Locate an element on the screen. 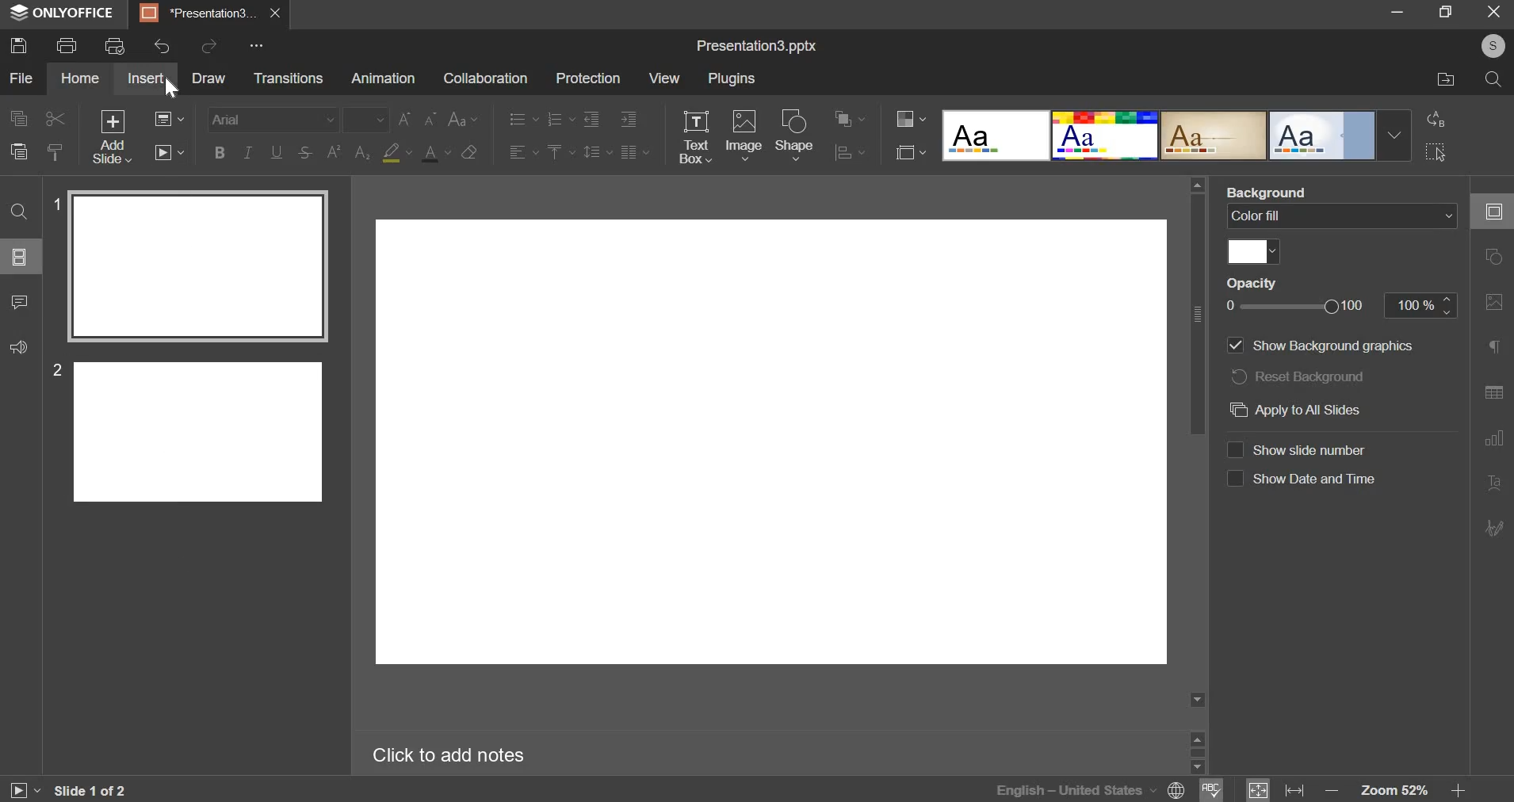 This screenshot has height=802, width=1514. add slide is located at coordinates (113, 136).